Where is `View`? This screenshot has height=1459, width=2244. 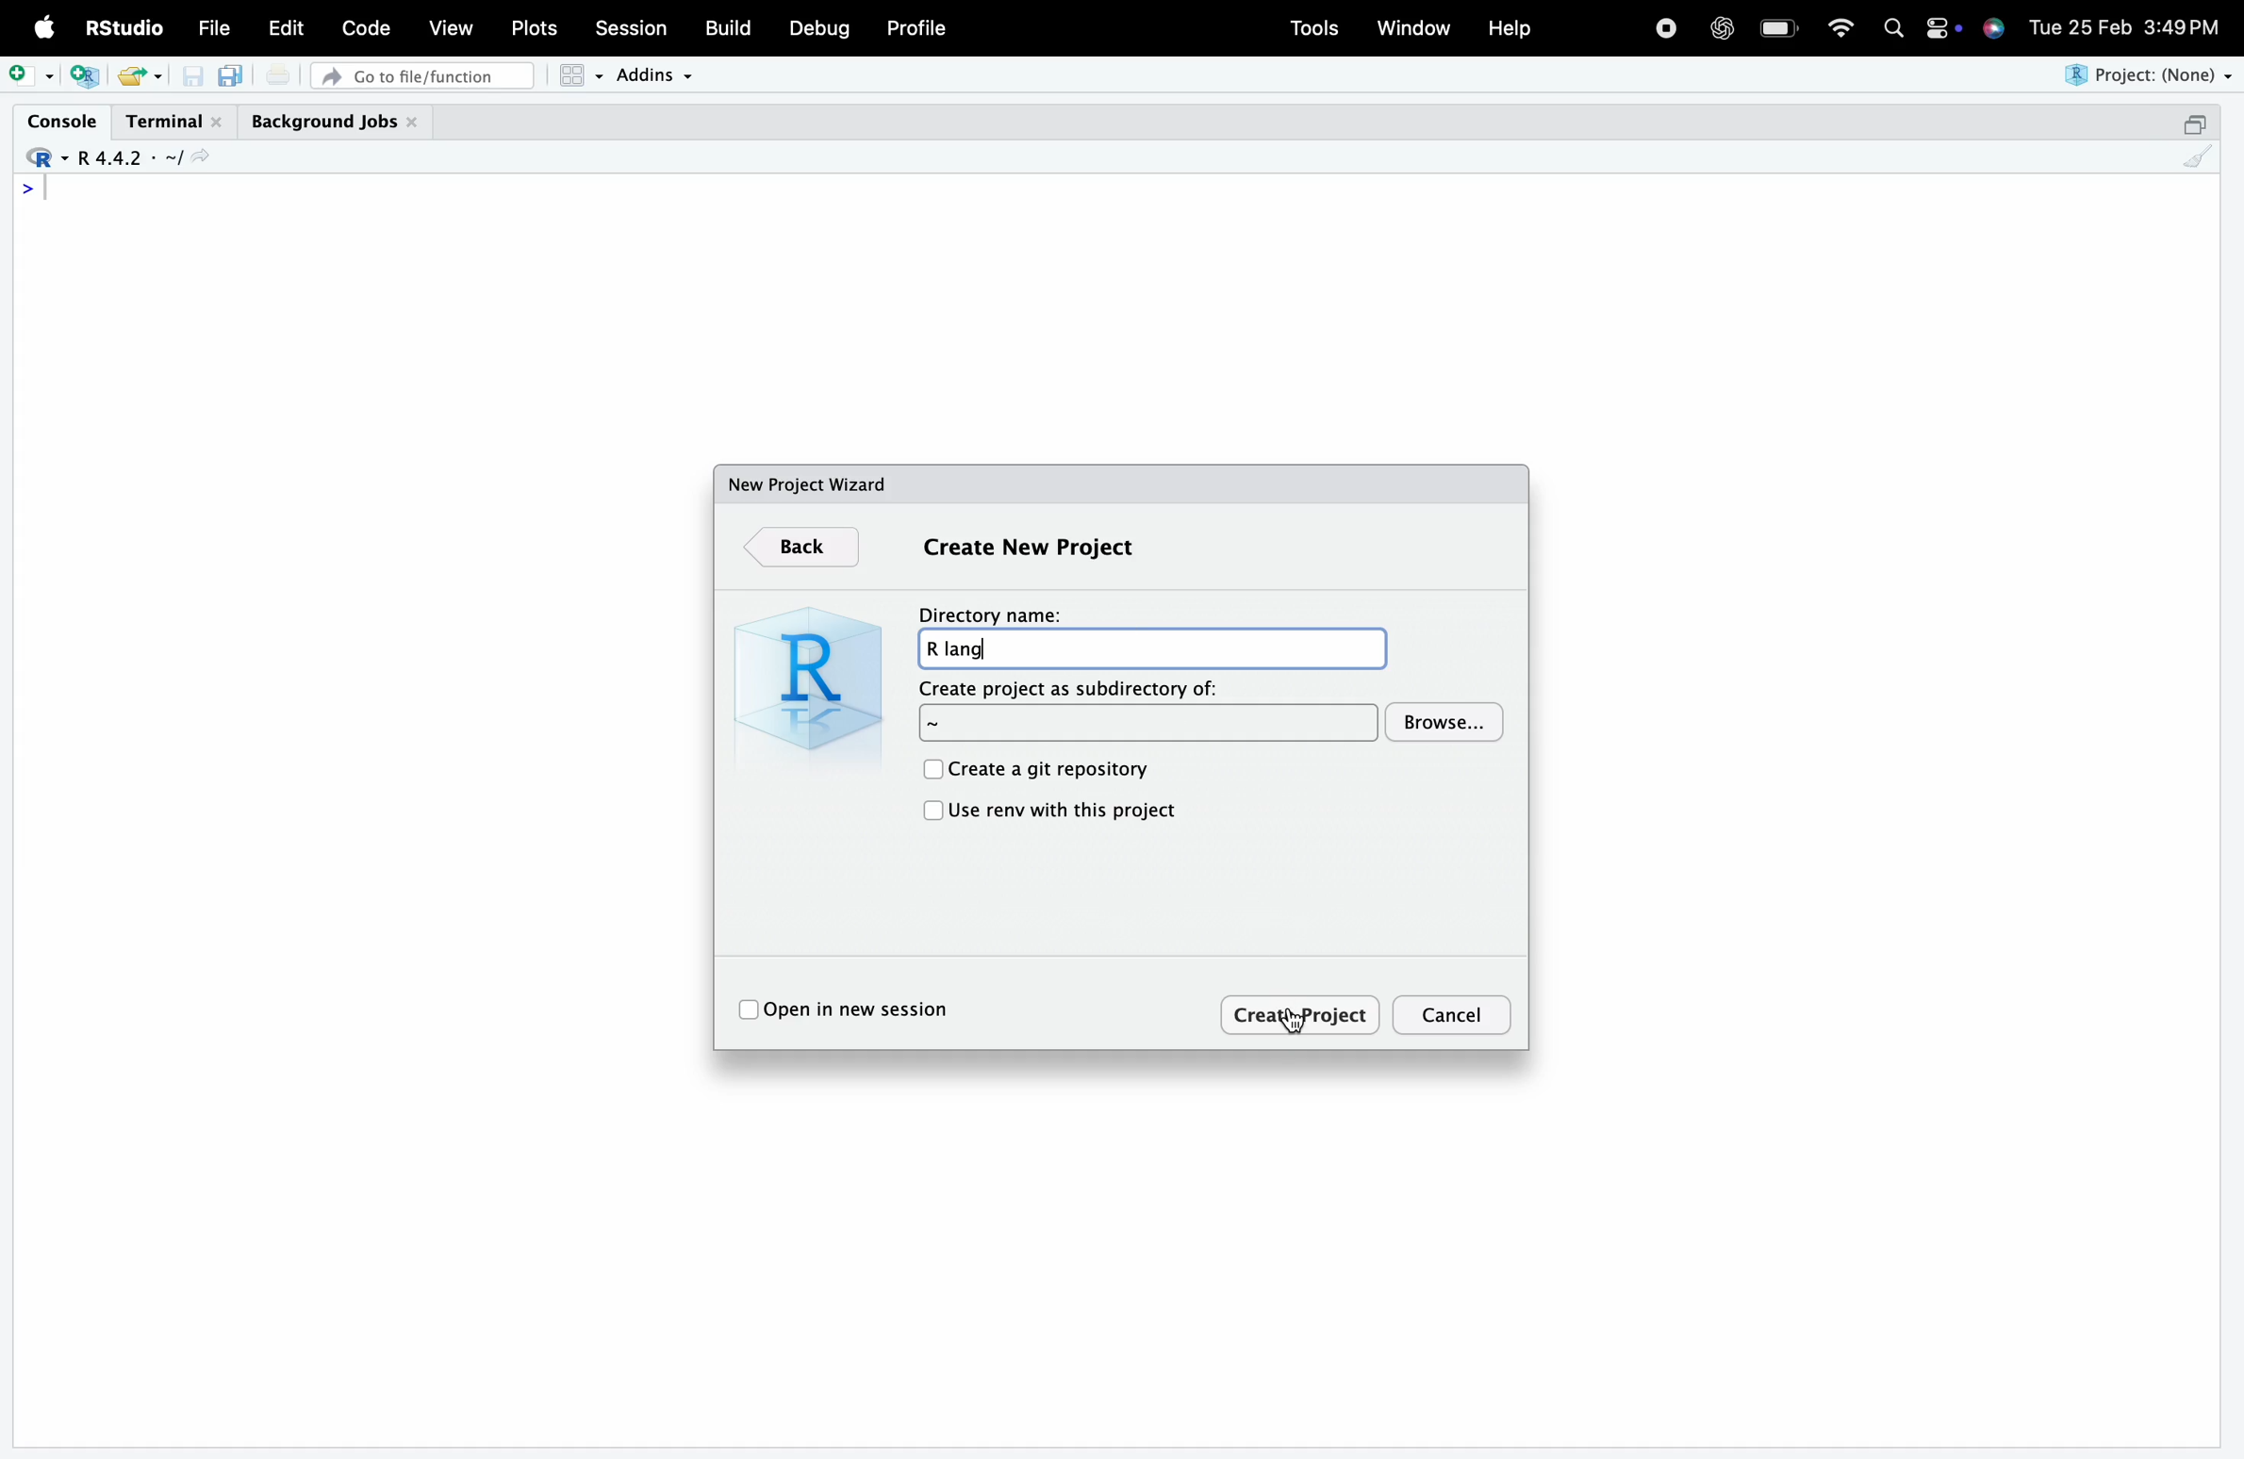 View is located at coordinates (451, 25).